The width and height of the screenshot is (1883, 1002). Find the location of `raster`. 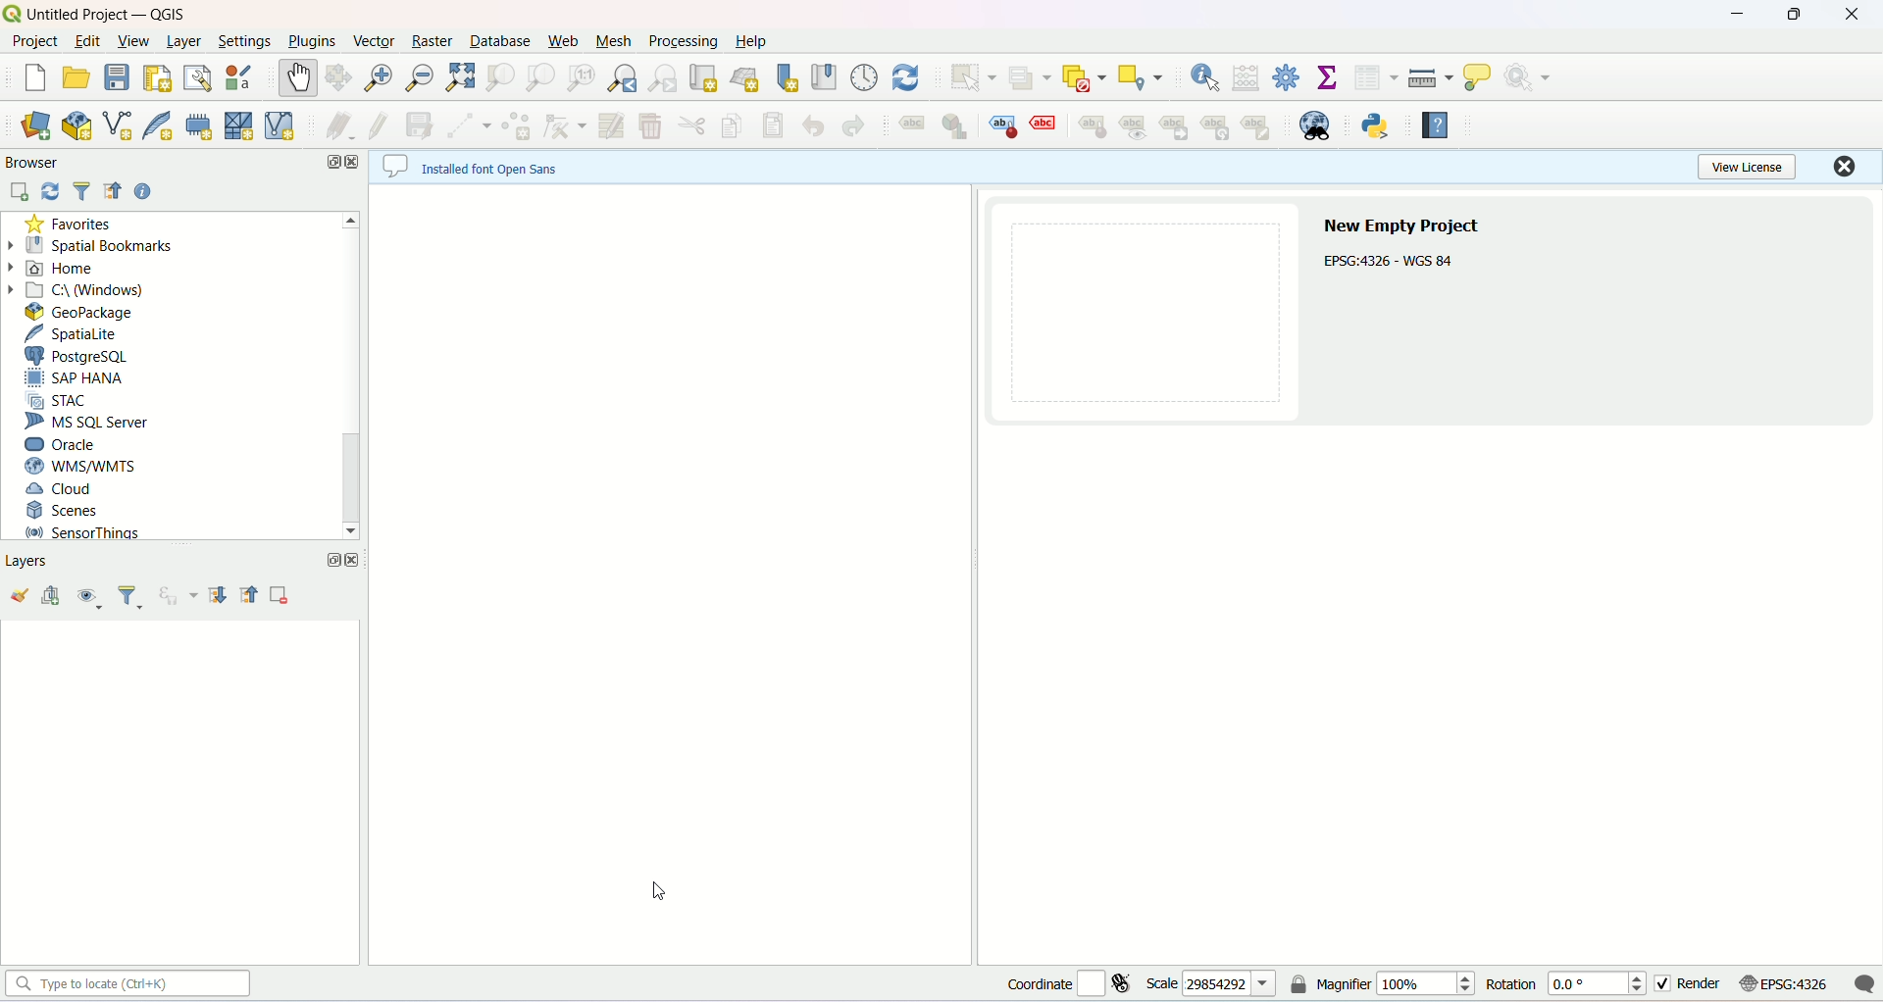

raster is located at coordinates (432, 41).